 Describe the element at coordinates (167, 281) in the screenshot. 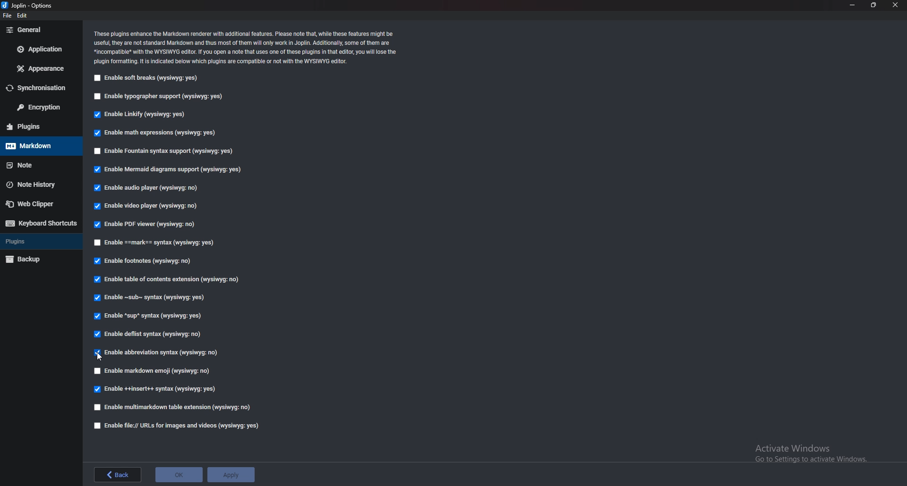

I see `Enable table of contents extension` at that location.